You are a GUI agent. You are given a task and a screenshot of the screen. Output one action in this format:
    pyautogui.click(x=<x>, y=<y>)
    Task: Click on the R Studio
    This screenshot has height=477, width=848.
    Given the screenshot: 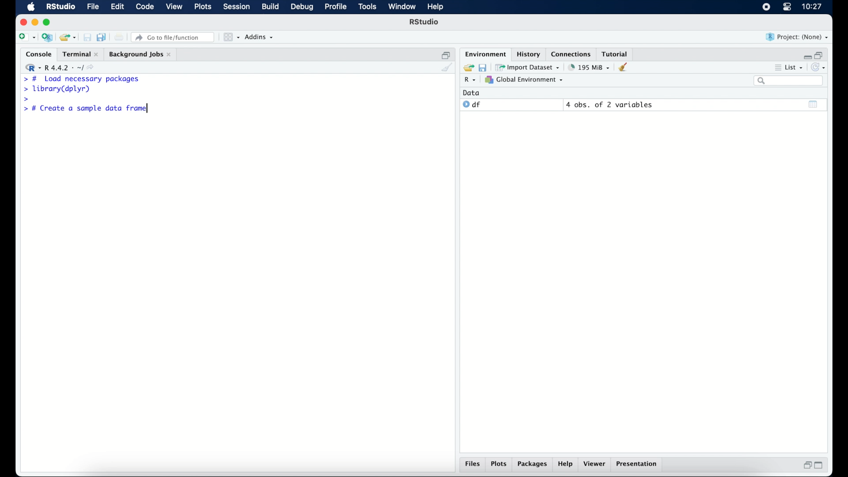 What is the action you would take?
    pyautogui.click(x=61, y=7)
    